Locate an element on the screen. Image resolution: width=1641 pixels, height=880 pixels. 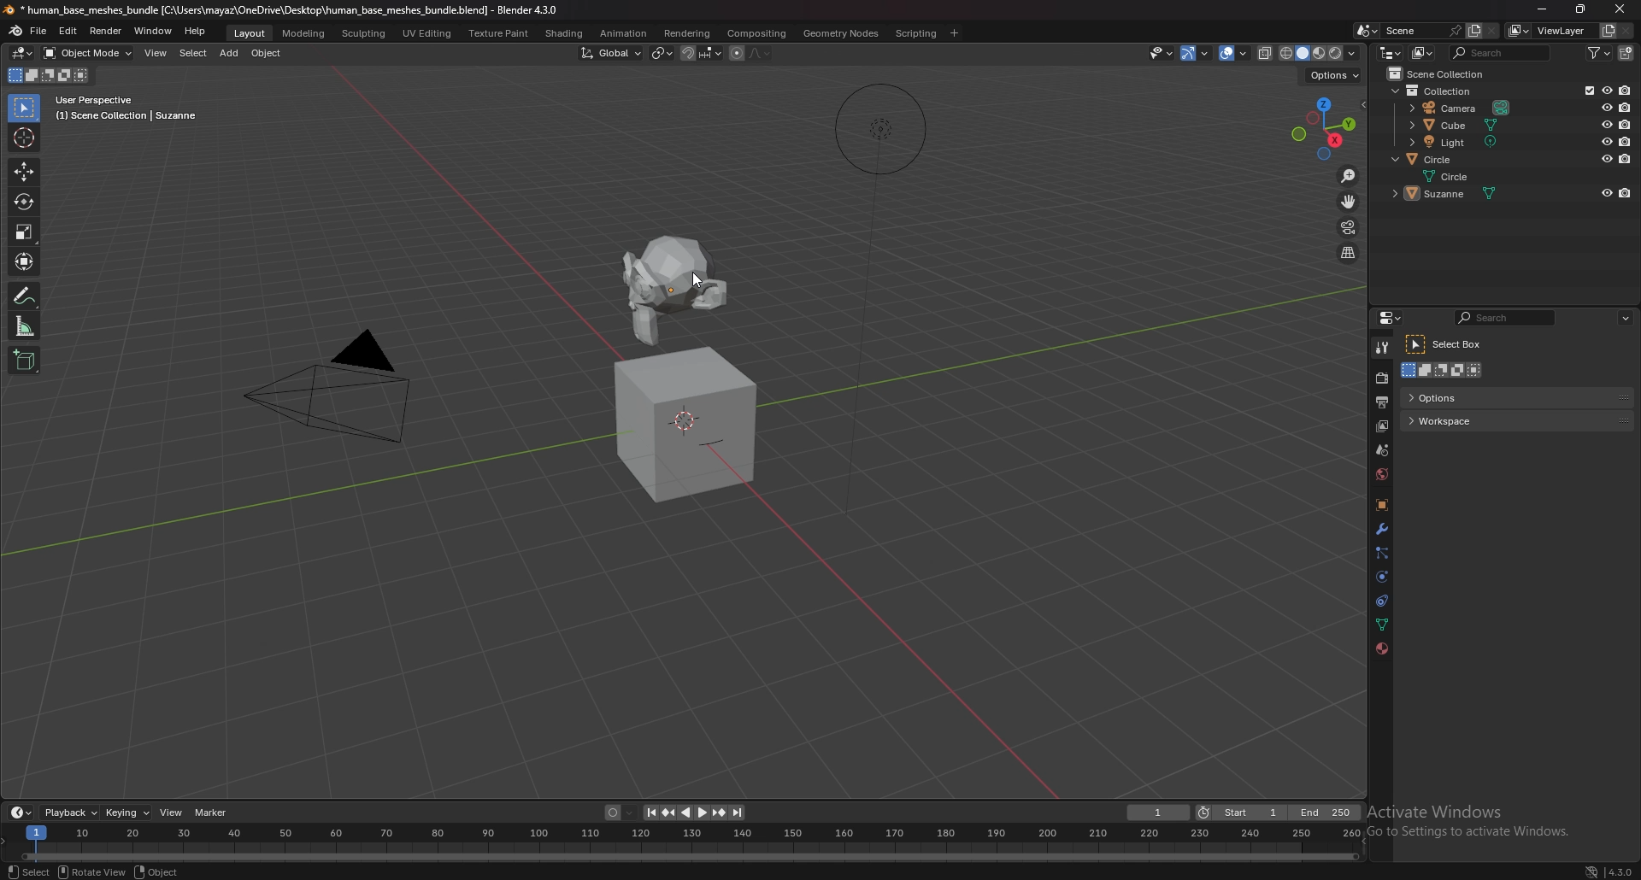
transform is located at coordinates (26, 262).